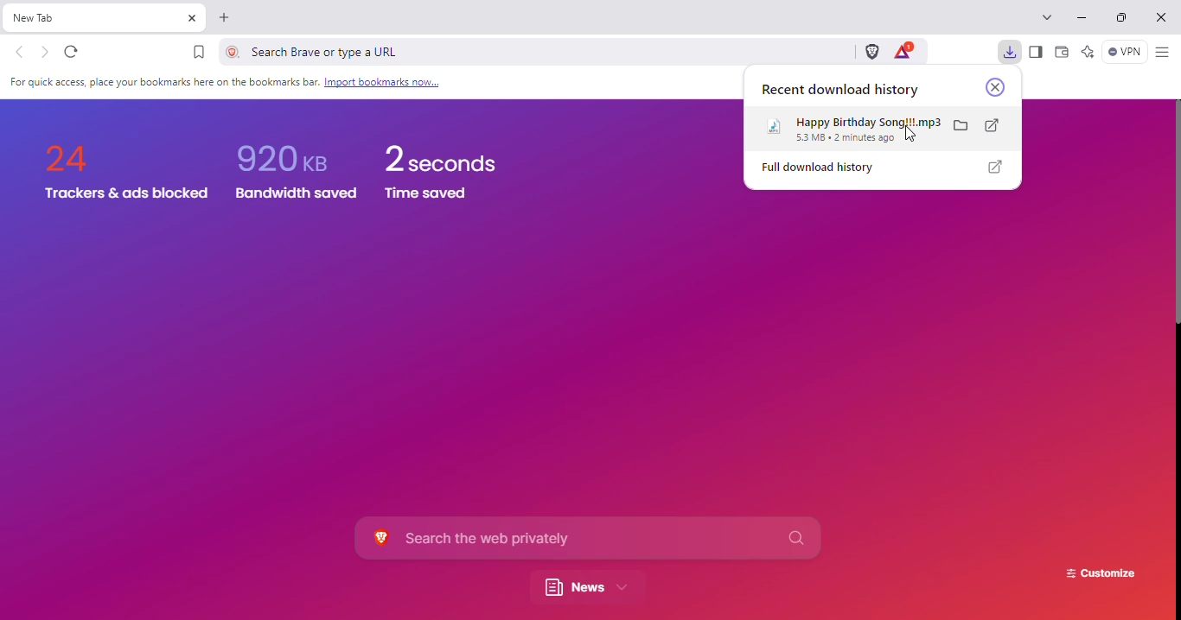 This screenshot has height=620, width=1181. What do you see at coordinates (285, 153) in the screenshot?
I see `920 KB Bandwidth saved` at bounding box center [285, 153].